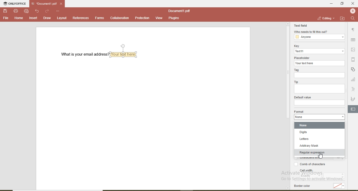 The width and height of the screenshot is (358, 191). I want to click on open file location, so click(342, 18).